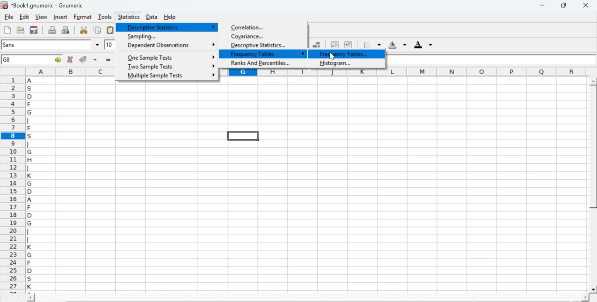 The image size is (597, 302). I want to click on close, so click(585, 5).